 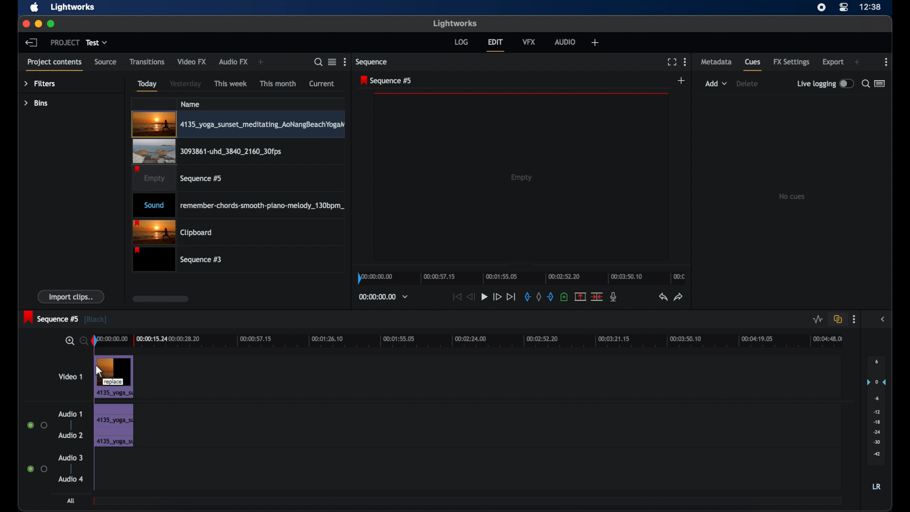 I want to click on clipboard, so click(x=175, y=232).